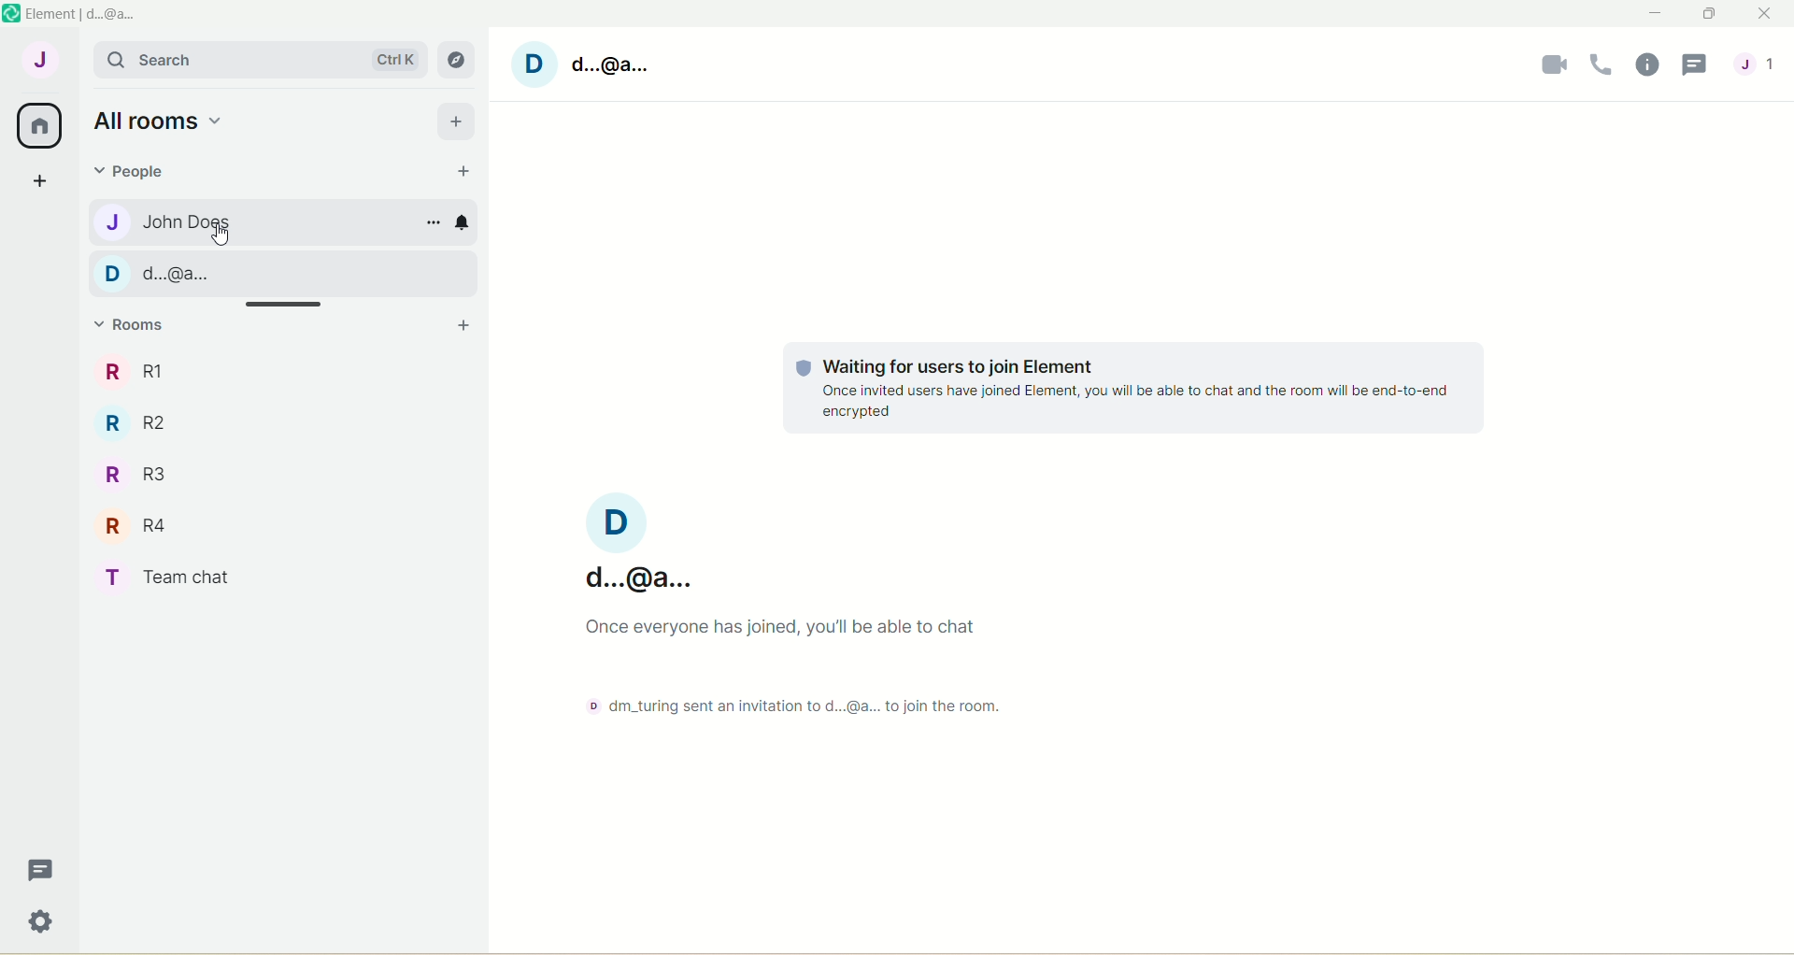  I want to click on start chat, so click(462, 173).